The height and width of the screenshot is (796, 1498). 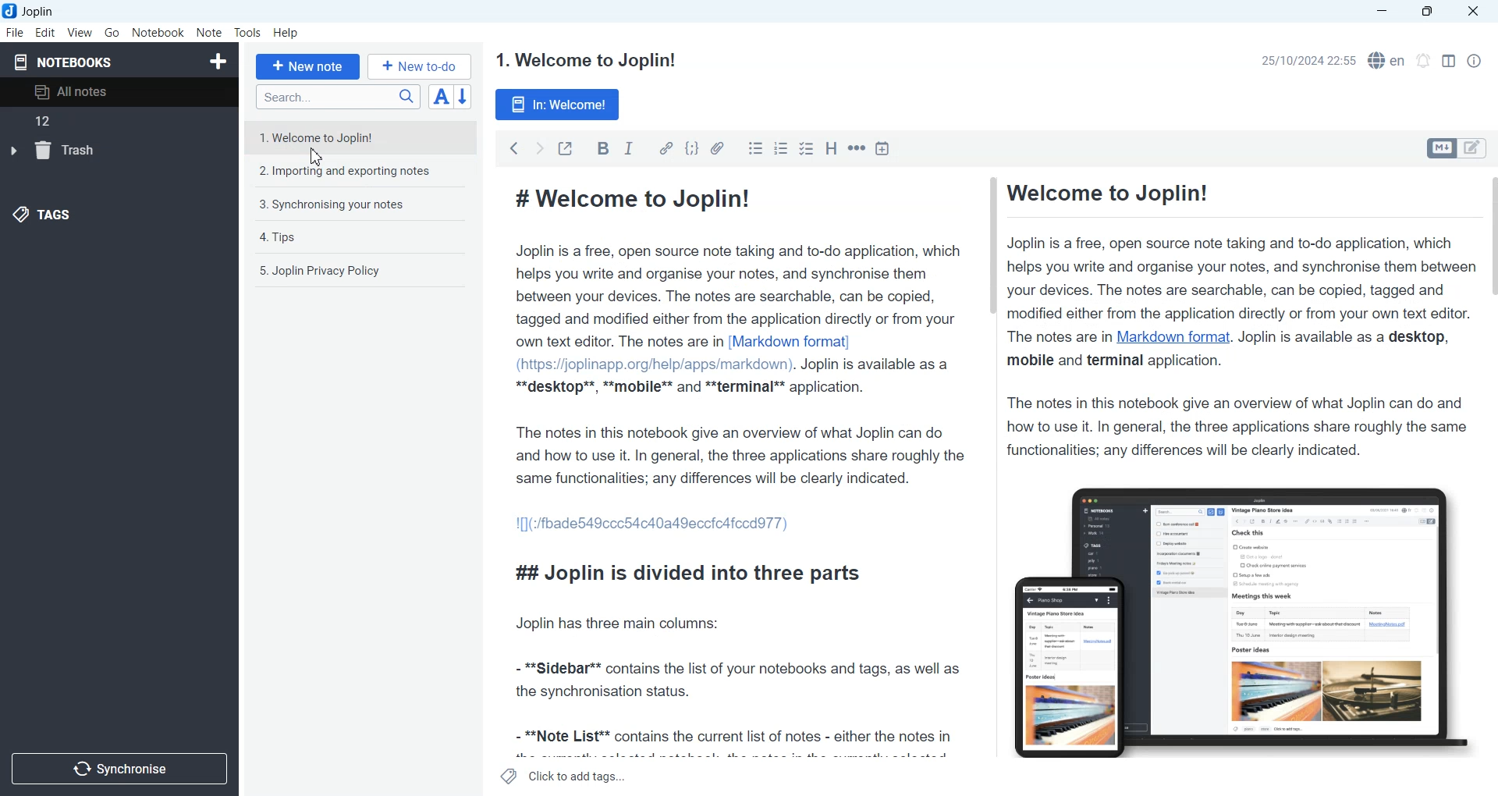 I want to click on View , so click(x=80, y=32).